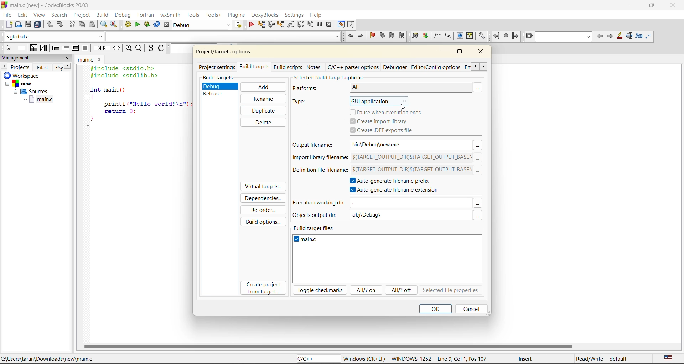  I want to click on create project from target, so click(264, 288).